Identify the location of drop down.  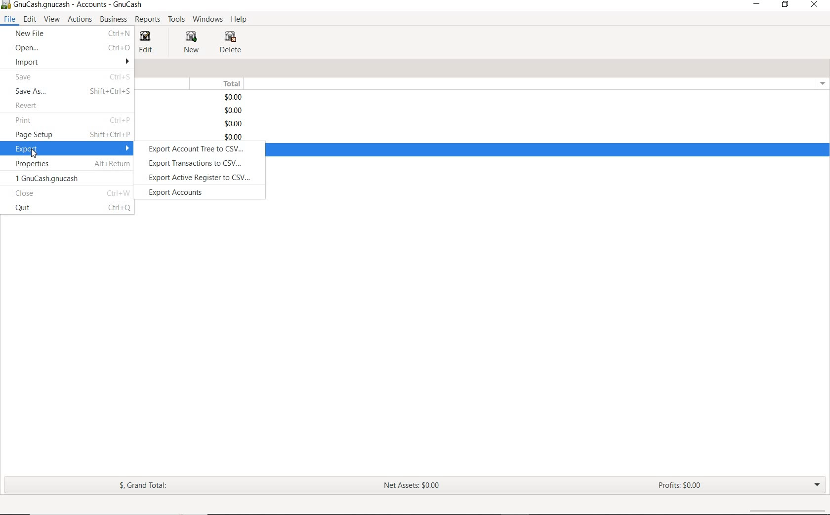
(824, 83).